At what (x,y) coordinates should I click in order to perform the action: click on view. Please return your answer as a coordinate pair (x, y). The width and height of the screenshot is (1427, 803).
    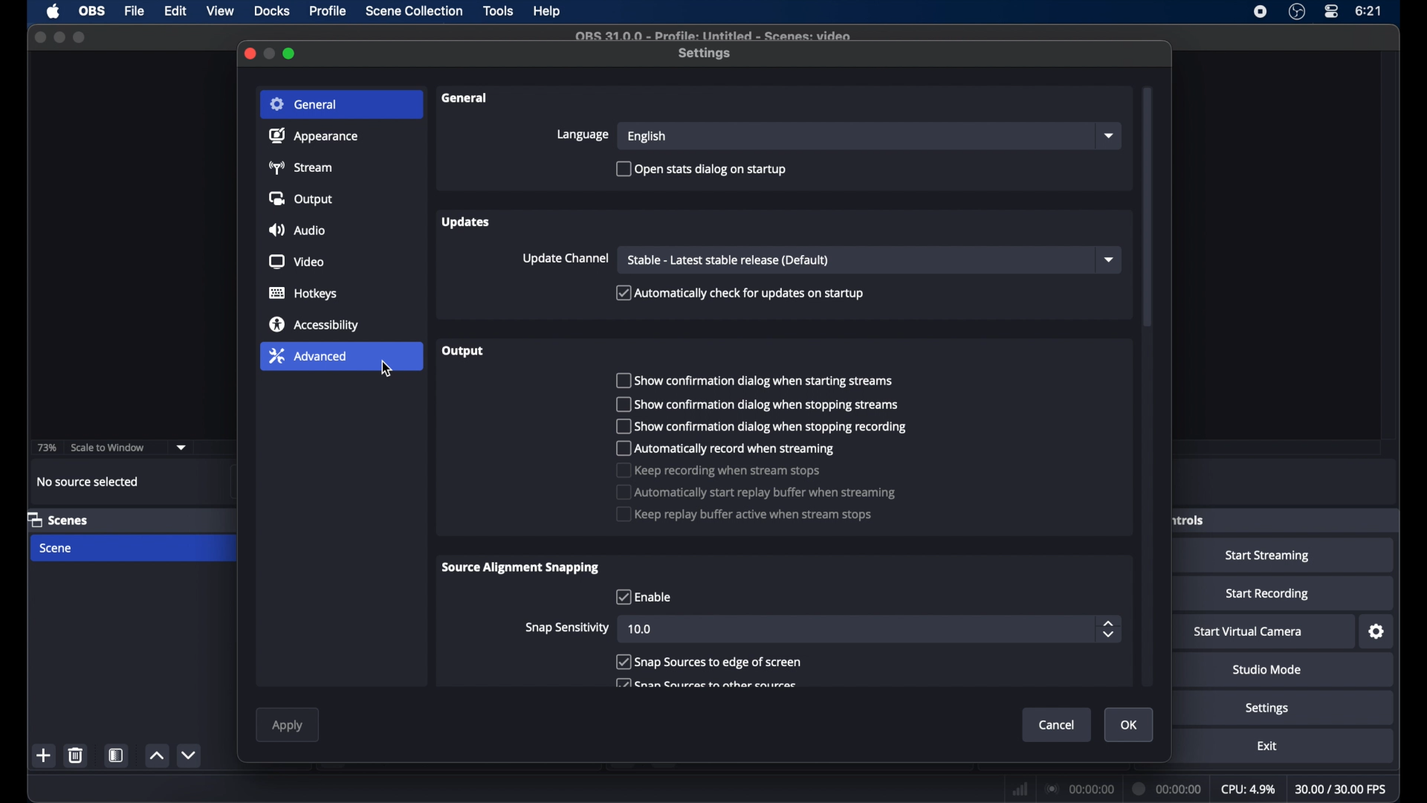
    Looking at the image, I should click on (220, 12).